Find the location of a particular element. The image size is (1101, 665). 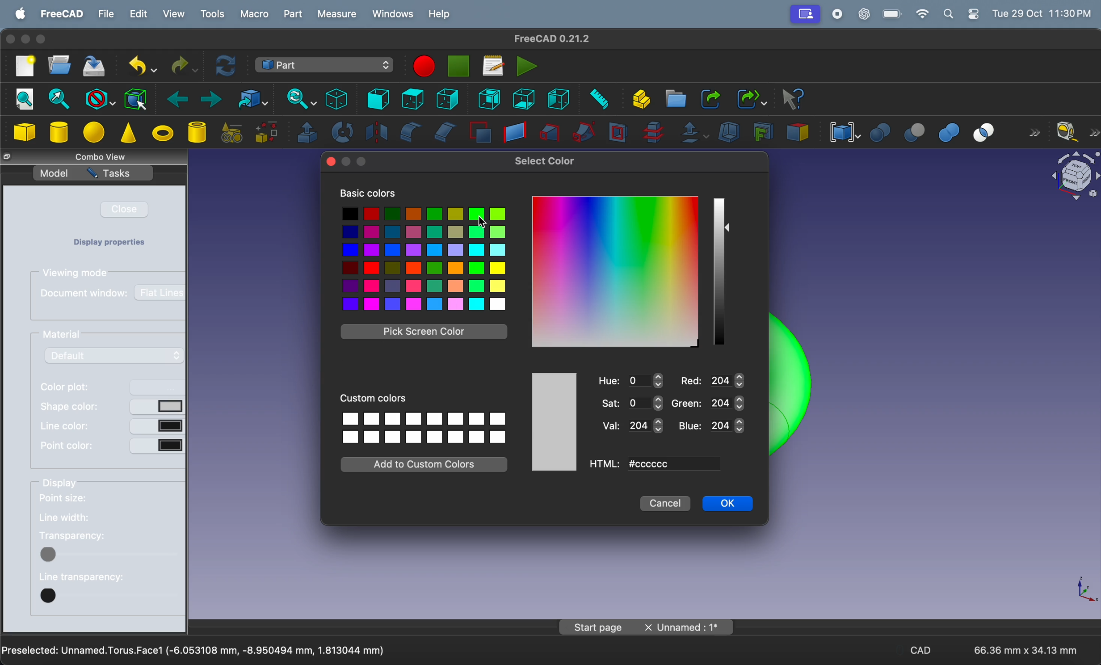

Custom colors is located at coordinates (373, 396).